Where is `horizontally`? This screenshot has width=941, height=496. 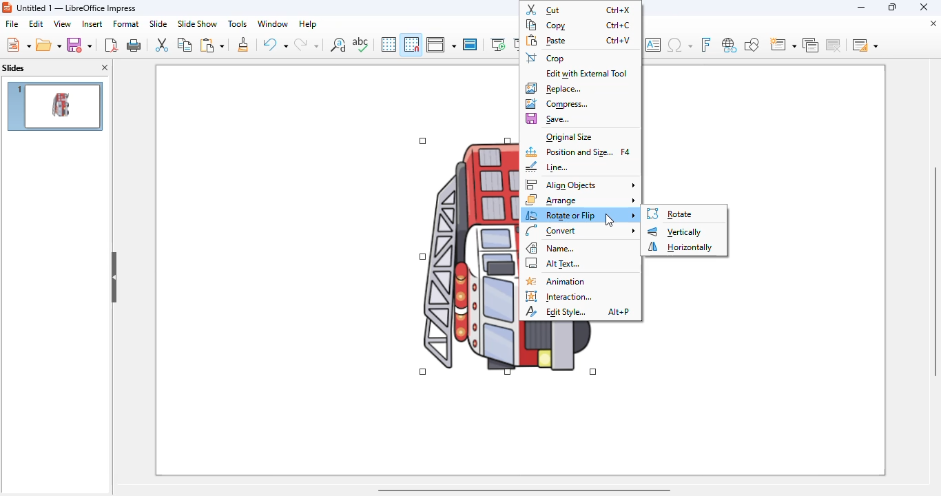
horizontally is located at coordinates (681, 247).